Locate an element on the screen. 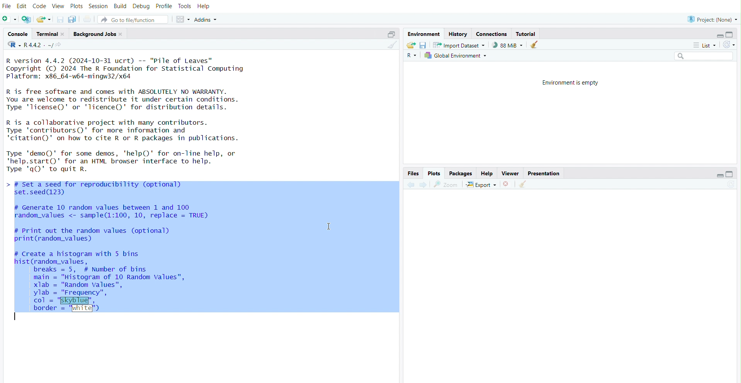  debug is located at coordinates (142, 5).